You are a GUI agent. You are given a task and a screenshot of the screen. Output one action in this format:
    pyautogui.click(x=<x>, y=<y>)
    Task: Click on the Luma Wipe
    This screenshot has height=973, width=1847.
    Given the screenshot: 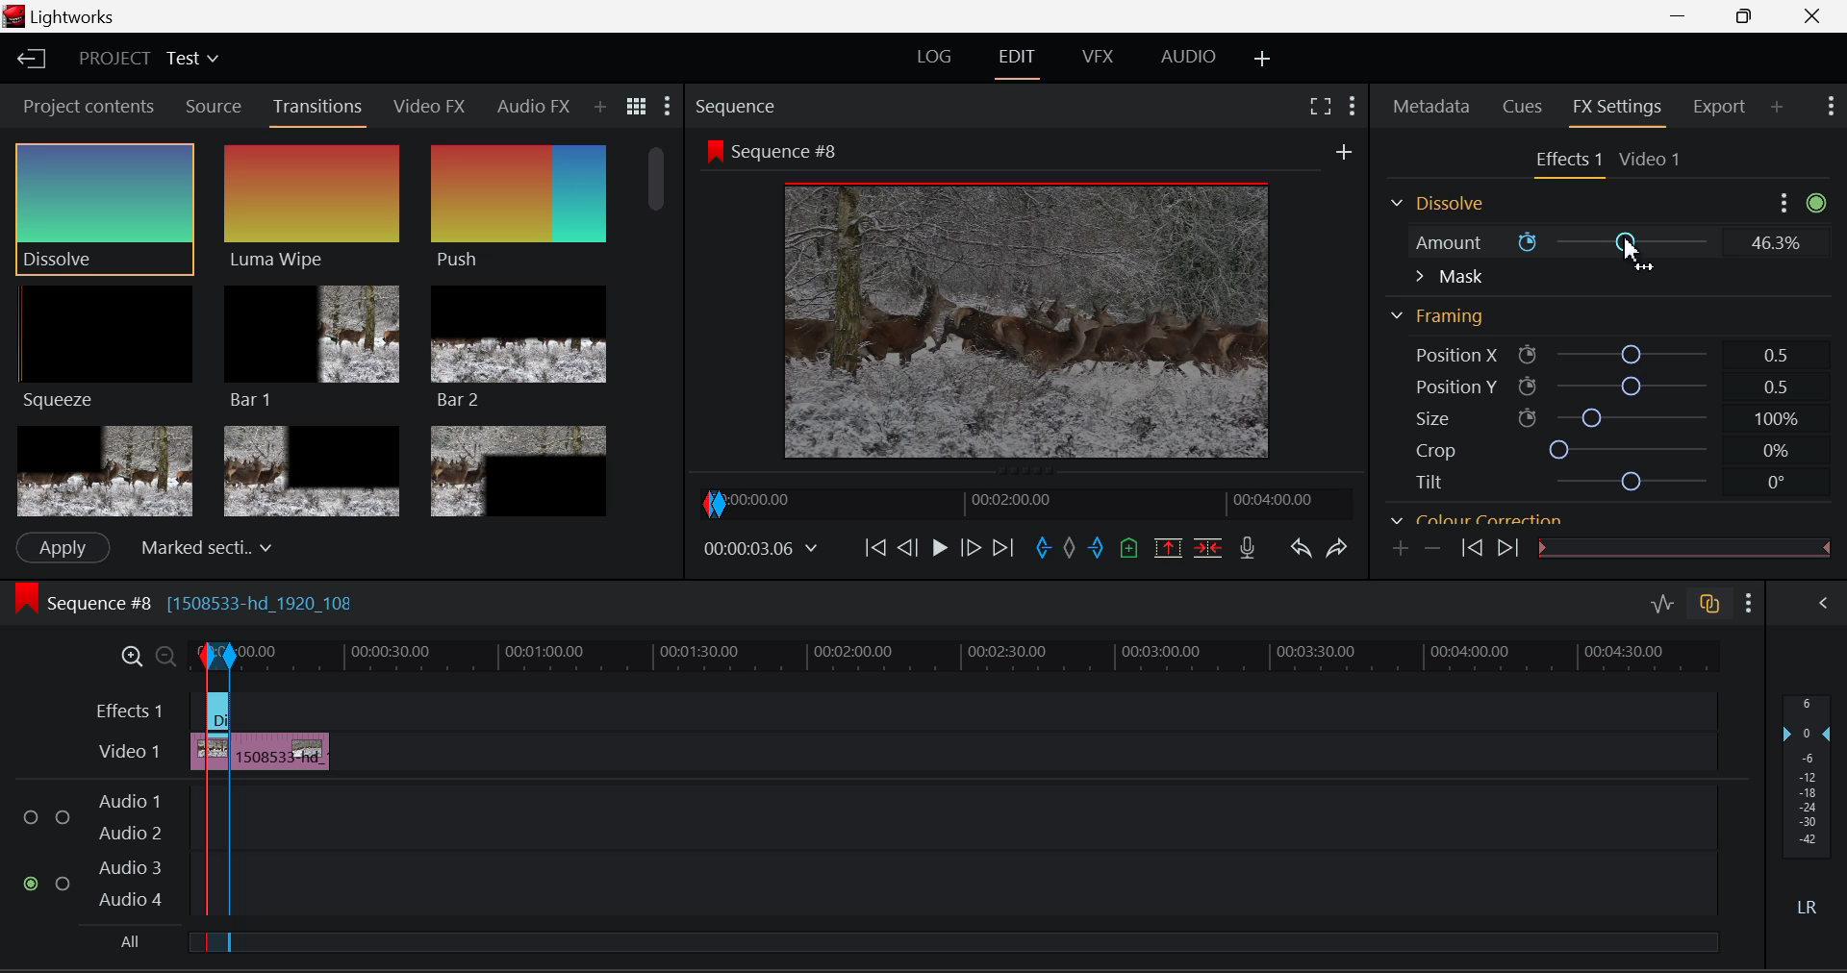 What is the action you would take?
    pyautogui.click(x=313, y=208)
    